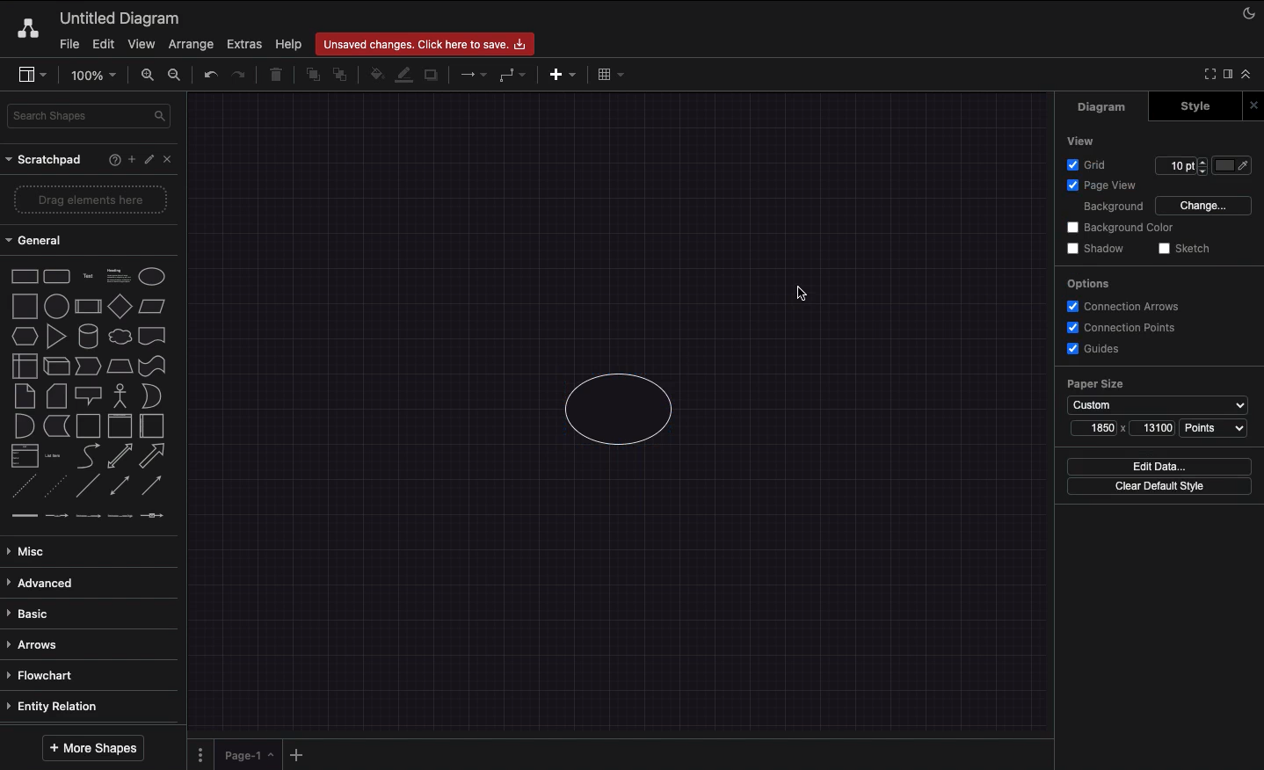 Image resolution: width=1264 pixels, height=770 pixels. I want to click on 1850, so click(1101, 427).